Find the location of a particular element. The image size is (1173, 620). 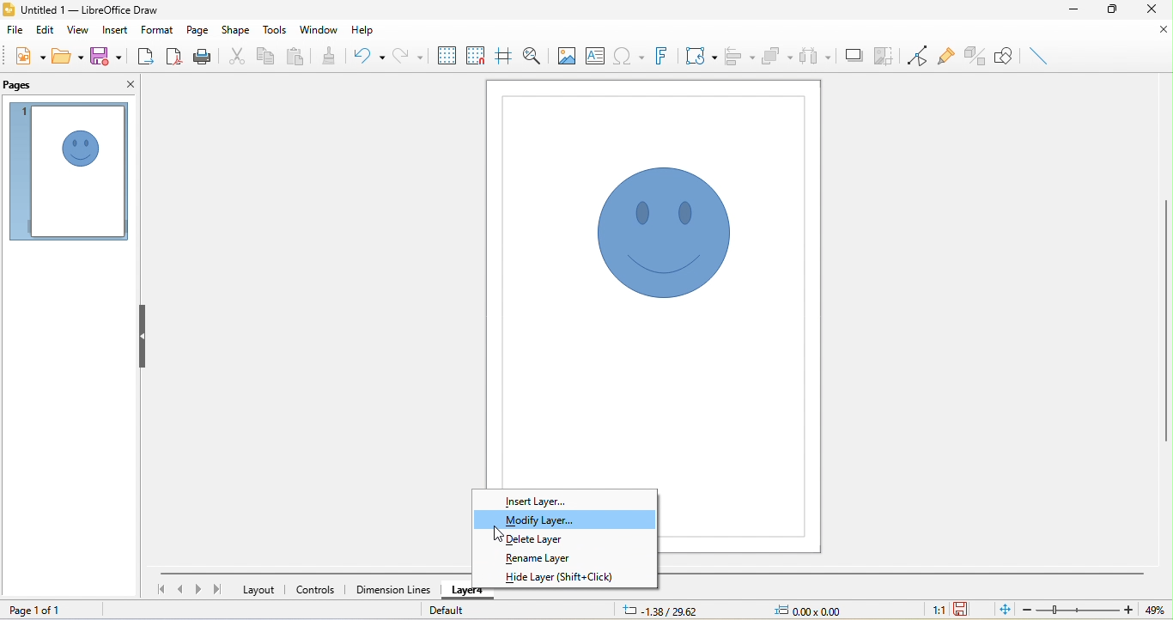

1:1 is located at coordinates (938, 611).